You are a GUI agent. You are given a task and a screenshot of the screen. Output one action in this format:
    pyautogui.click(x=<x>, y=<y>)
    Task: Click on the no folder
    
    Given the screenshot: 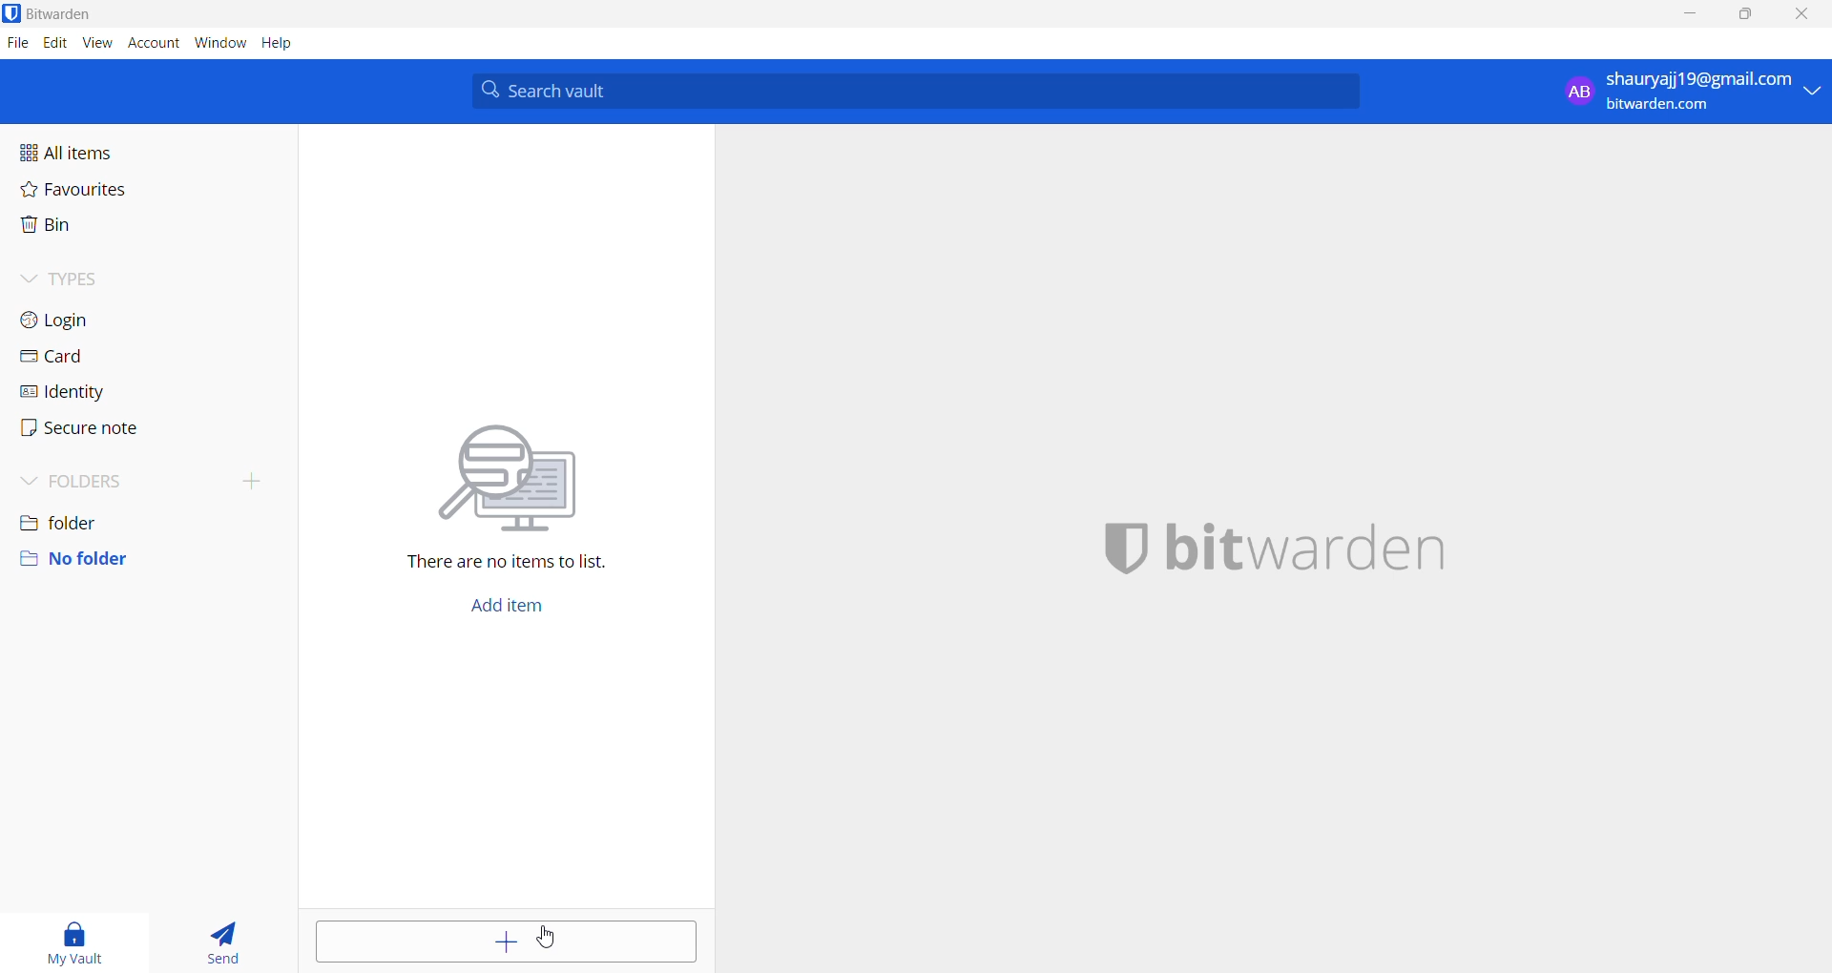 What is the action you would take?
    pyautogui.click(x=141, y=559)
    